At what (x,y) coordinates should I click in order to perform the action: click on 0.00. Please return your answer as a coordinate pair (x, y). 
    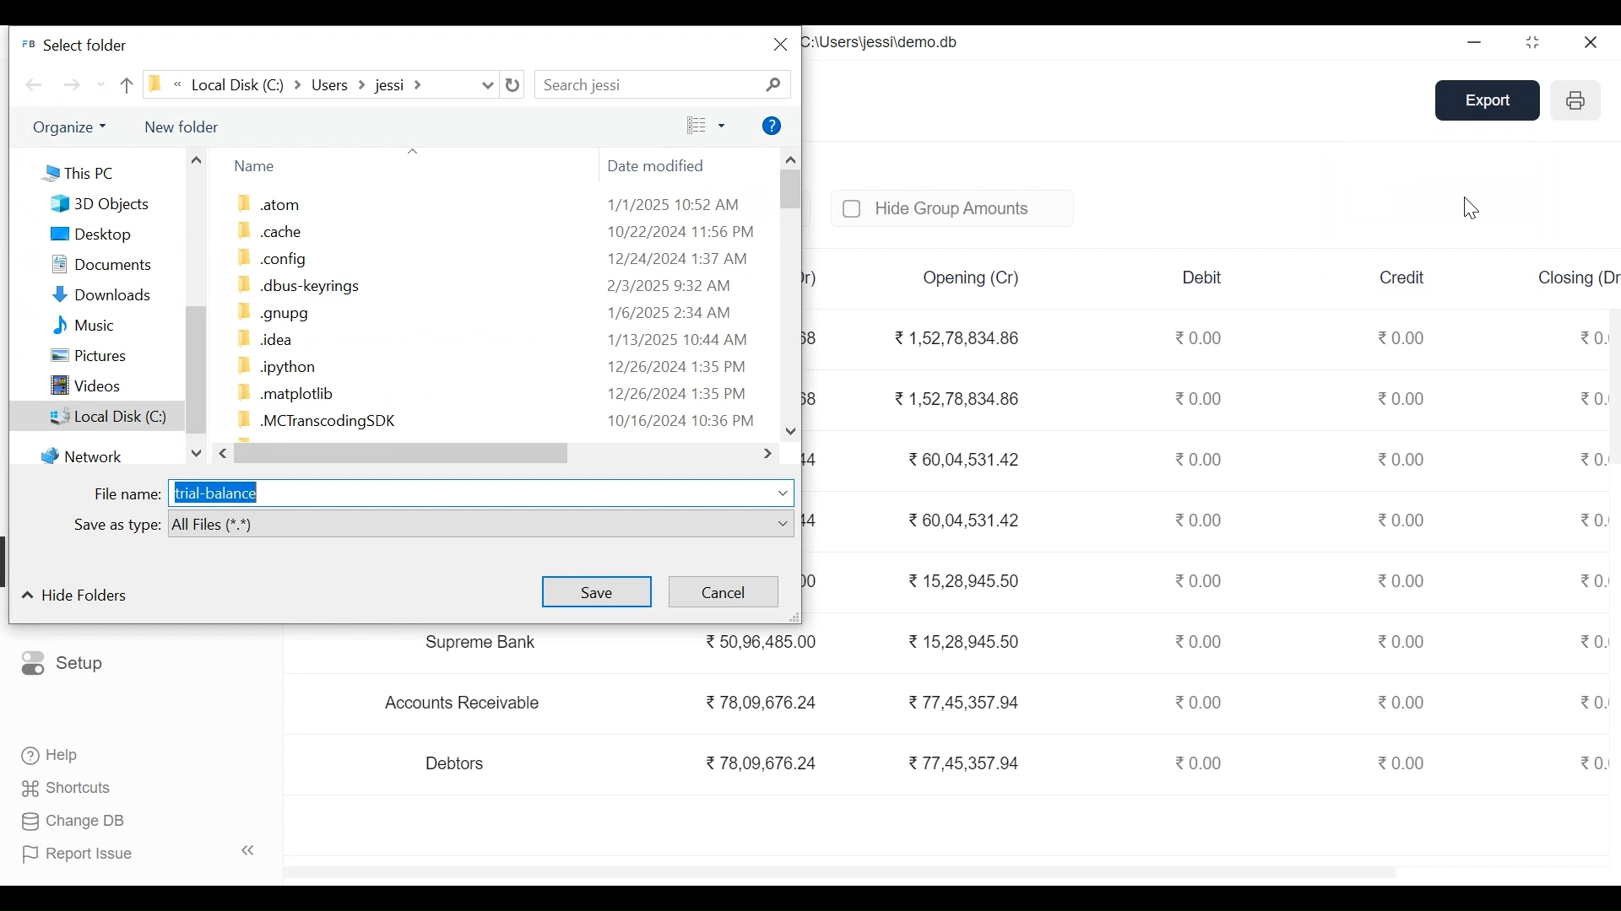
    Looking at the image, I should click on (1197, 762).